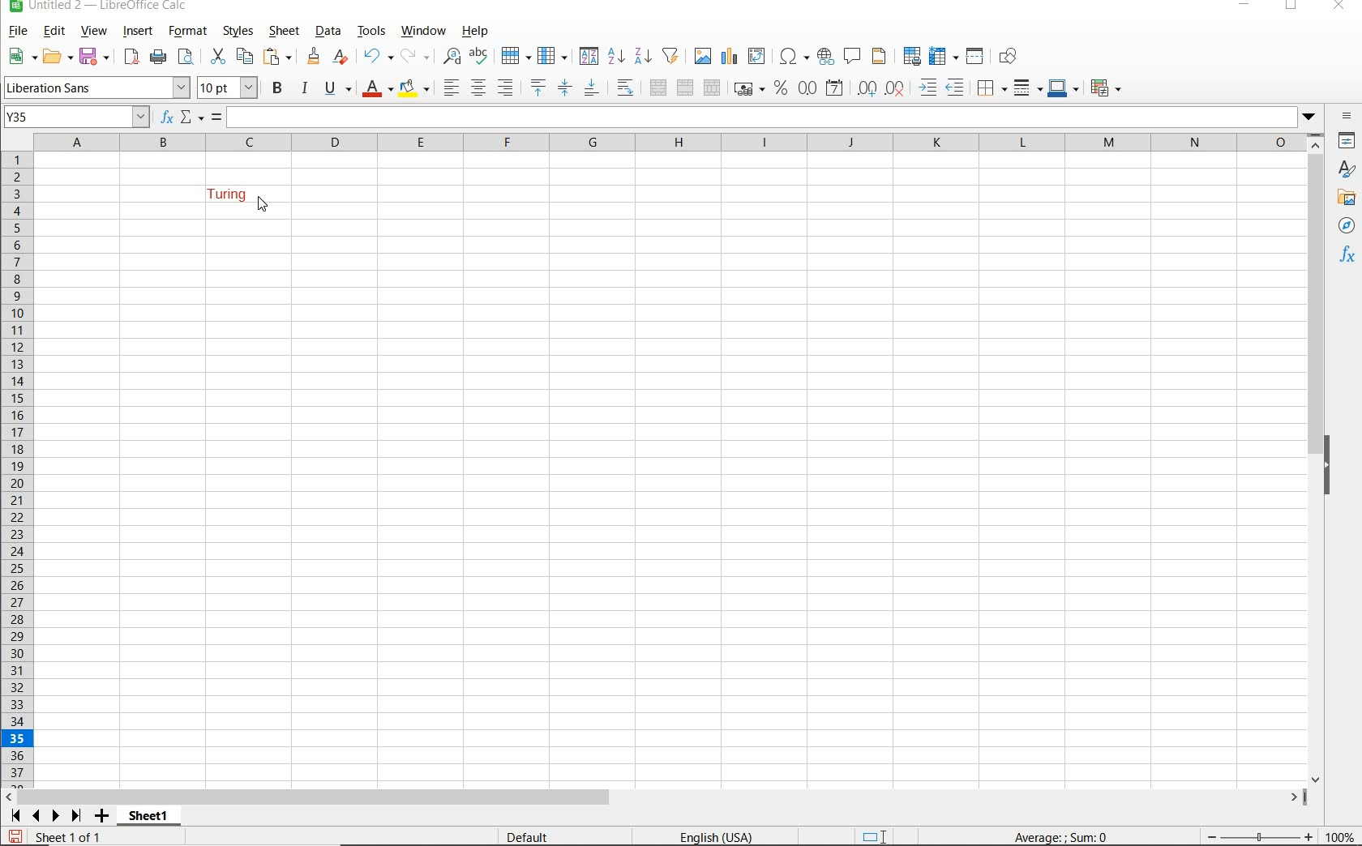 The height and width of the screenshot is (846, 1362). What do you see at coordinates (167, 117) in the screenshot?
I see `FUNCTION WIZARD` at bounding box center [167, 117].